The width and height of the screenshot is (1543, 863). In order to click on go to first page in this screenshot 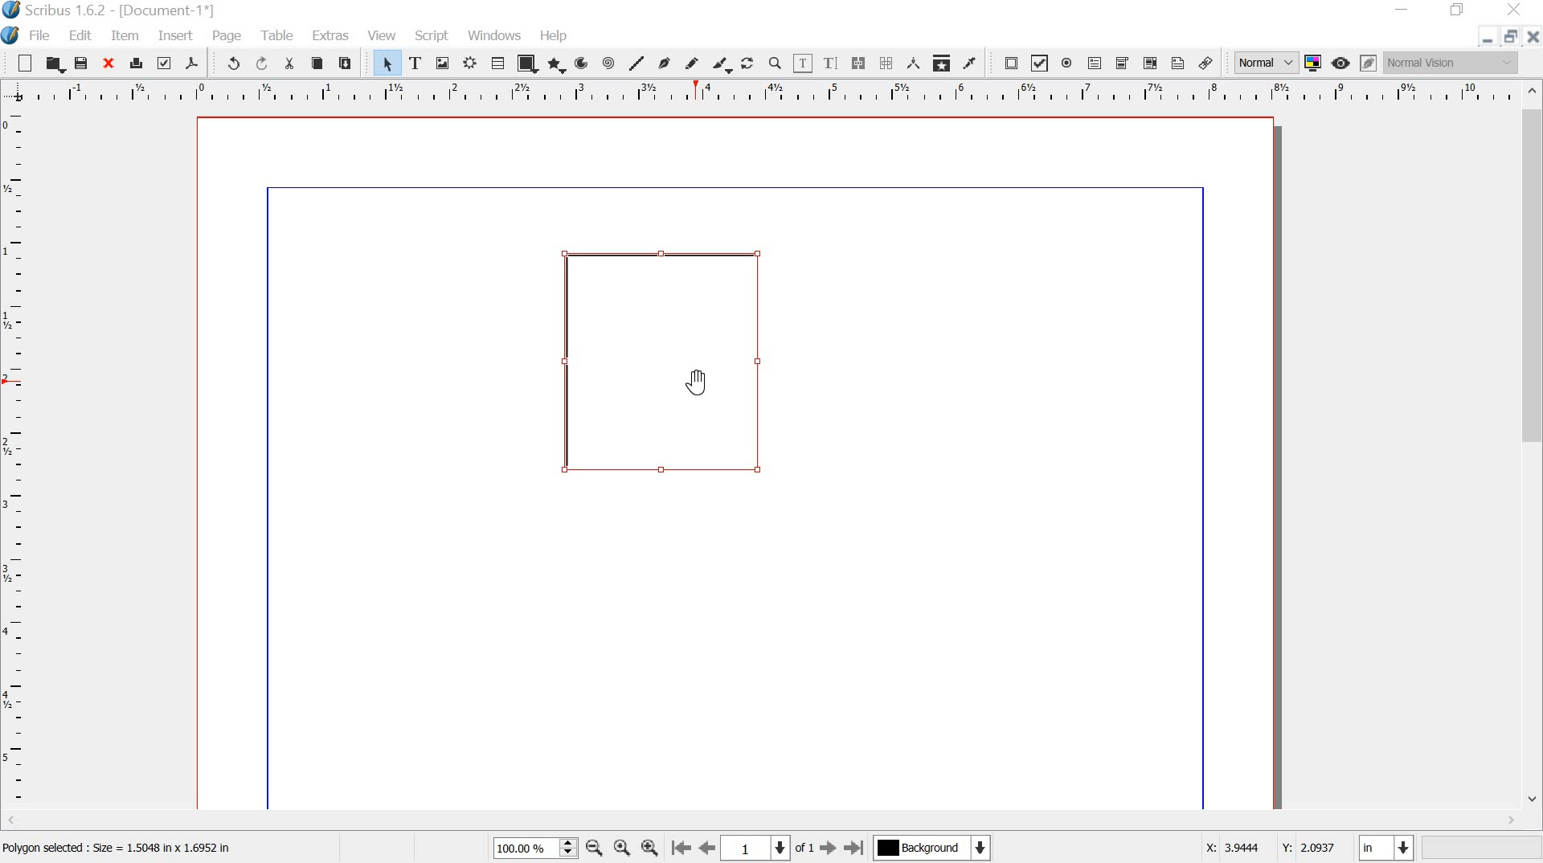, I will do `click(681, 848)`.